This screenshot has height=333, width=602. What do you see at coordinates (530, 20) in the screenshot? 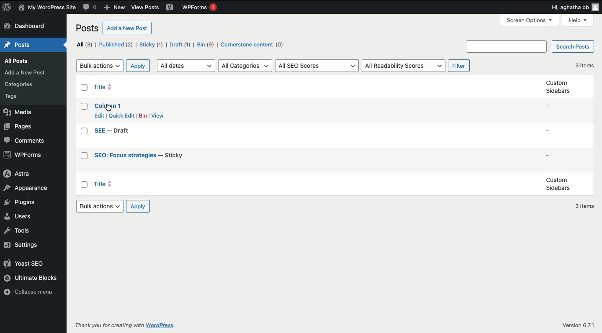
I see `Screen options` at bounding box center [530, 20].